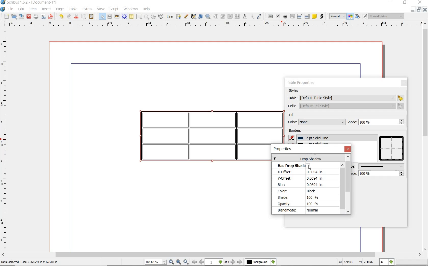 The height and width of the screenshot is (266, 428). Describe the element at coordinates (60, 9) in the screenshot. I see `page` at that location.